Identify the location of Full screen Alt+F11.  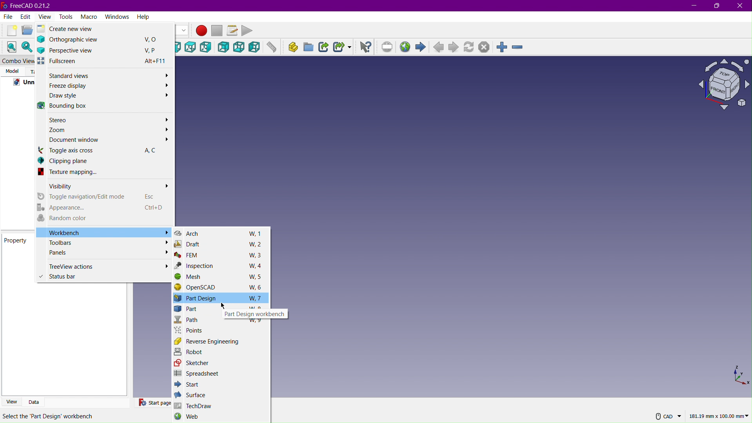
(101, 62).